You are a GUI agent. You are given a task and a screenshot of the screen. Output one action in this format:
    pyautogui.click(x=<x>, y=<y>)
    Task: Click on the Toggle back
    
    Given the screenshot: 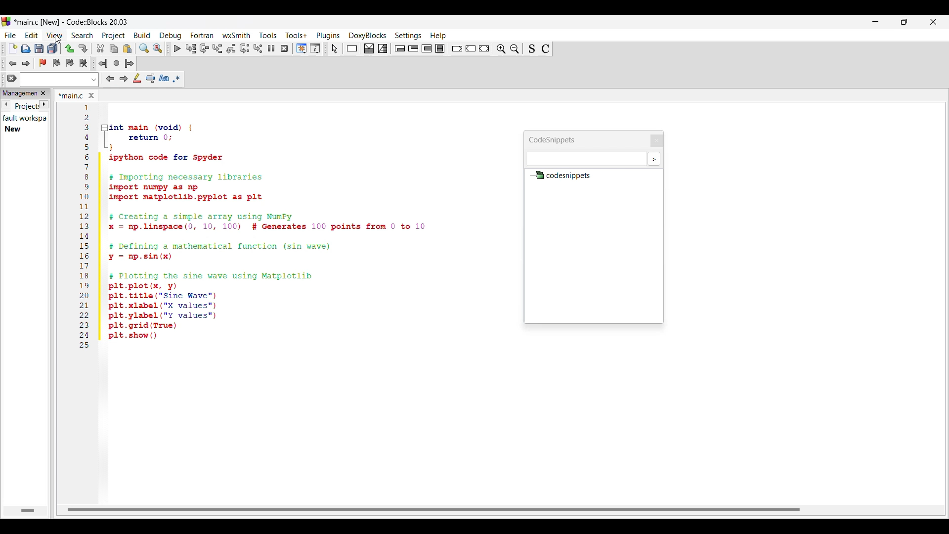 What is the action you would take?
    pyautogui.click(x=13, y=64)
    